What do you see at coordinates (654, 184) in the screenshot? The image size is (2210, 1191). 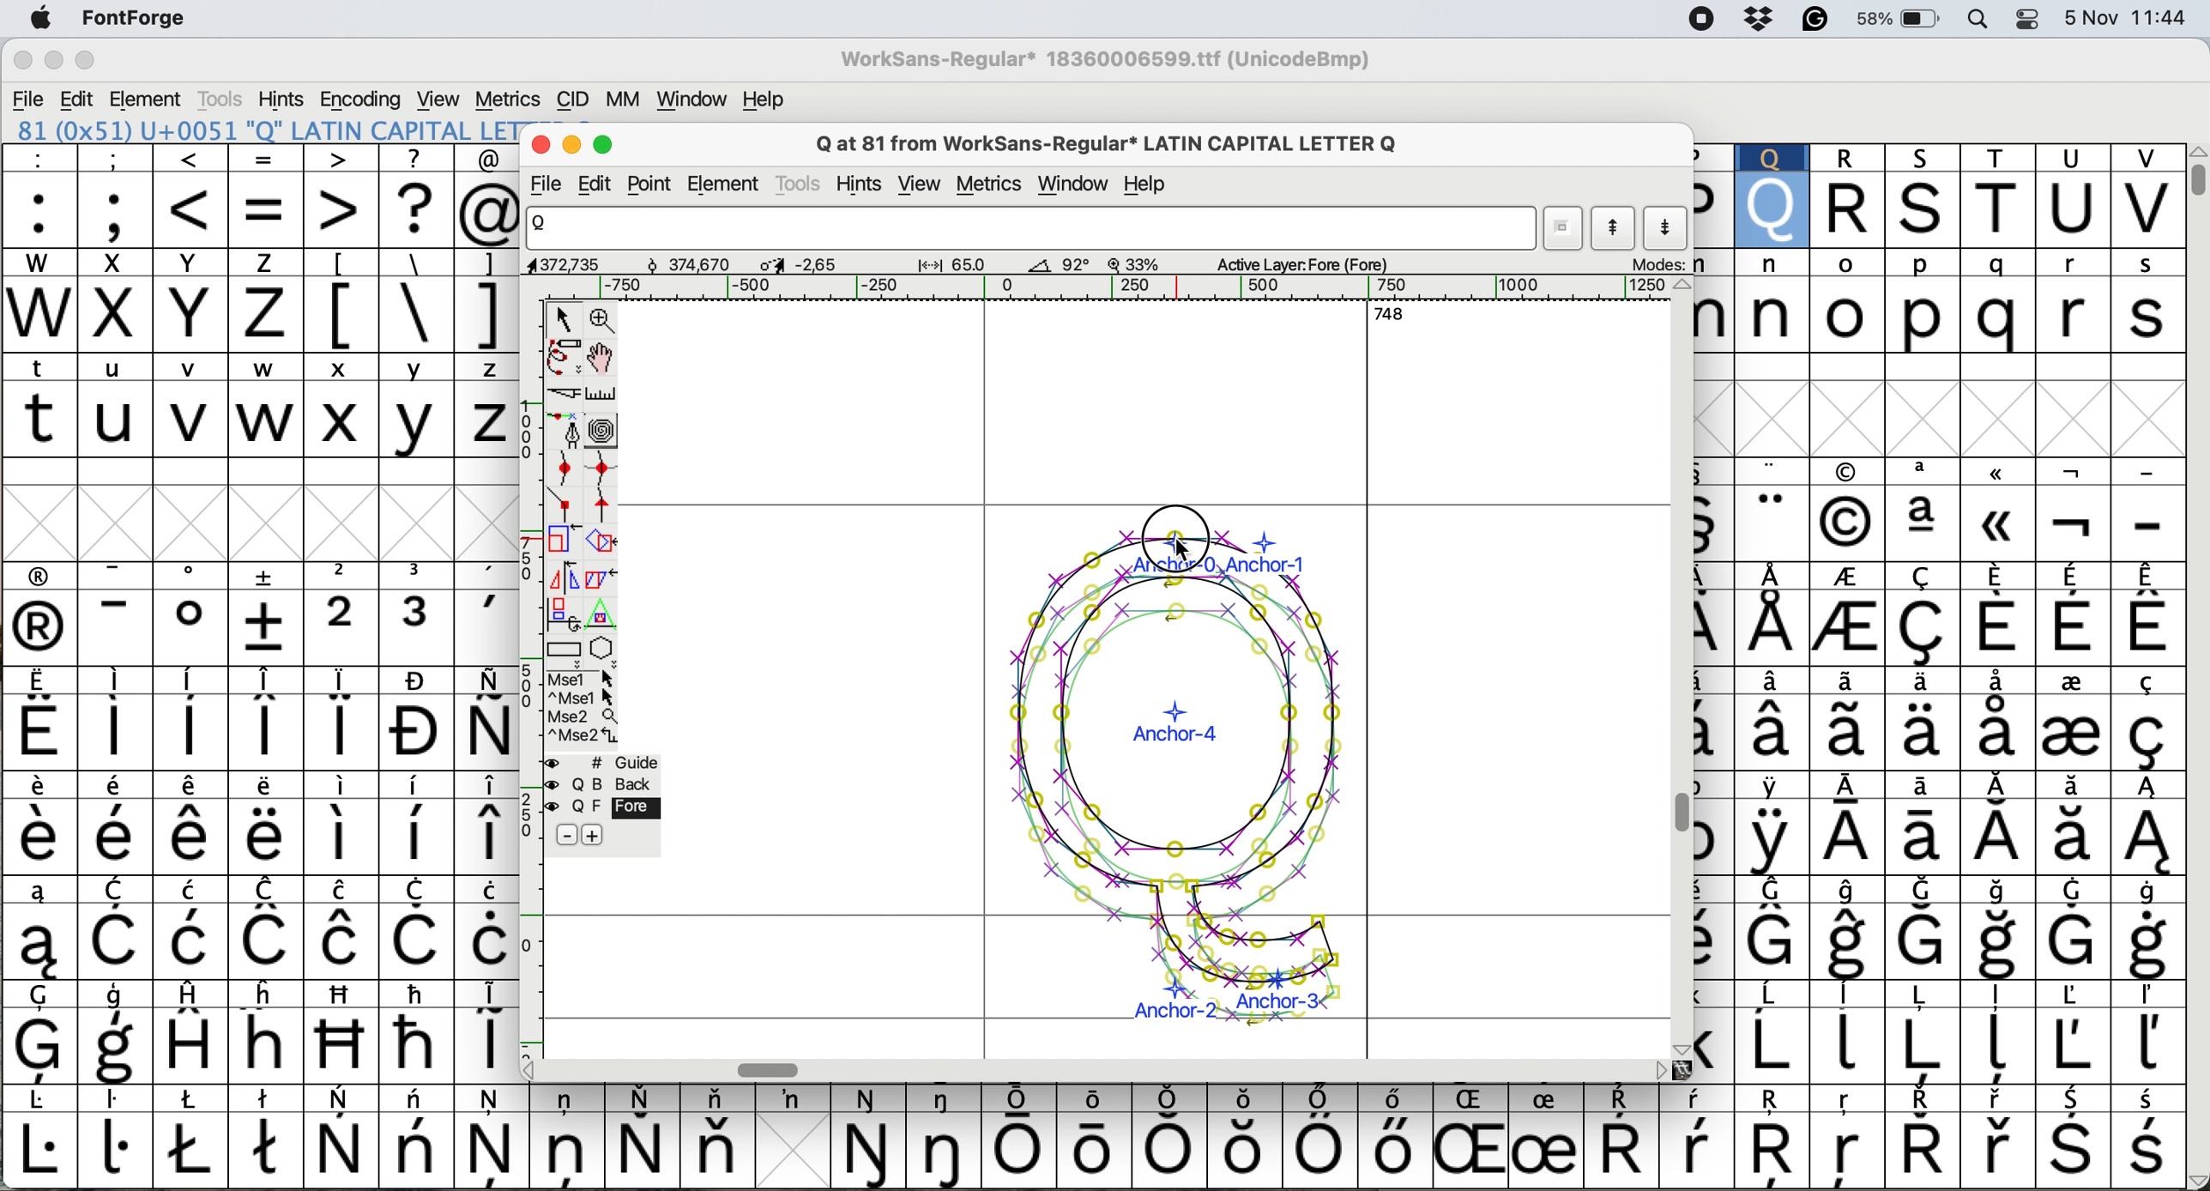 I see `point` at bounding box center [654, 184].